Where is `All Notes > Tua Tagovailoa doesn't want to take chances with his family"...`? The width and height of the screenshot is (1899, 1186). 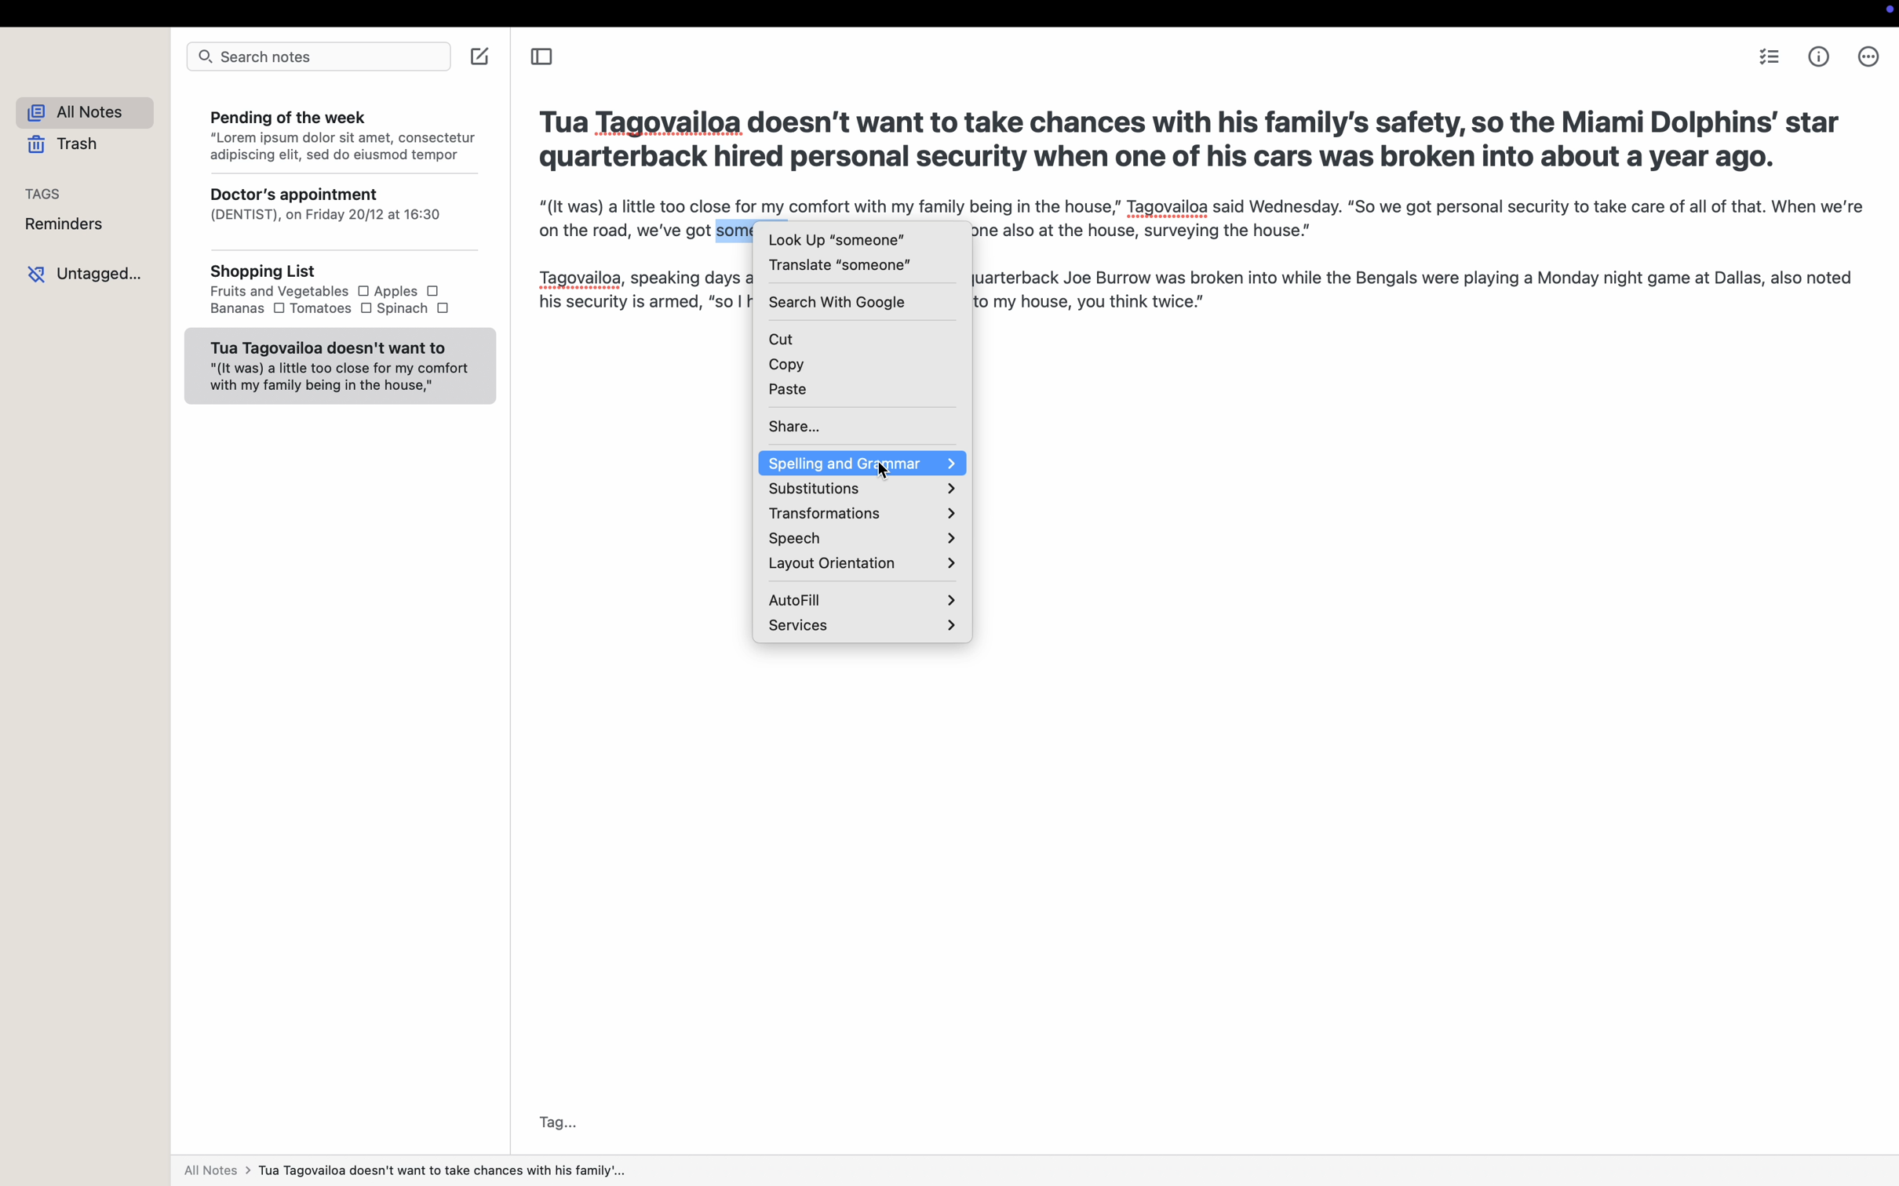 All Notes > Tua Tagovailoa doesn't want to take chances with his family"... is located at coordinates (414, 1171).